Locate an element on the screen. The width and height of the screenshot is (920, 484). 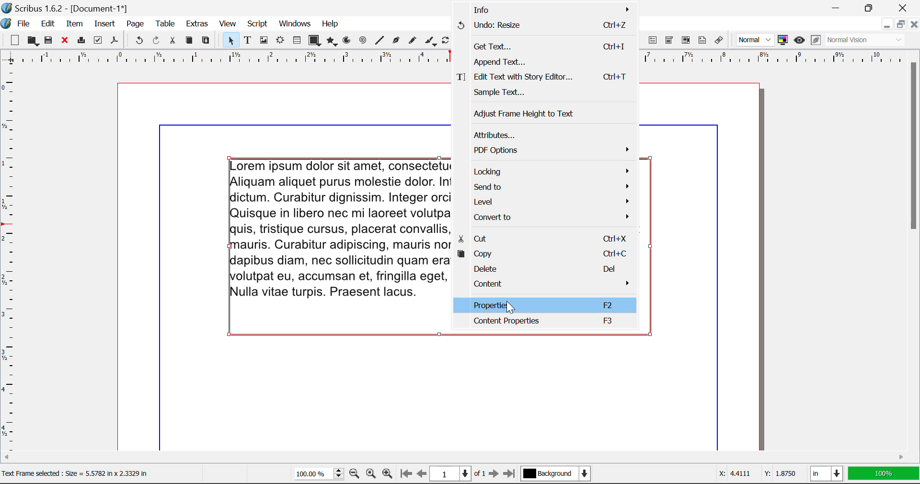
File is located at coordinates (25, 24).